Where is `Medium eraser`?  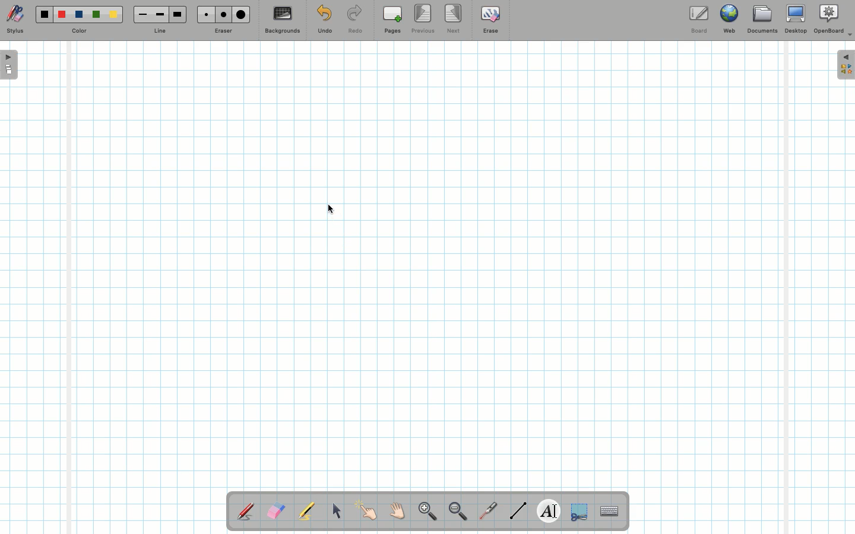
Medium eraser is located at coordinates (221, 14).